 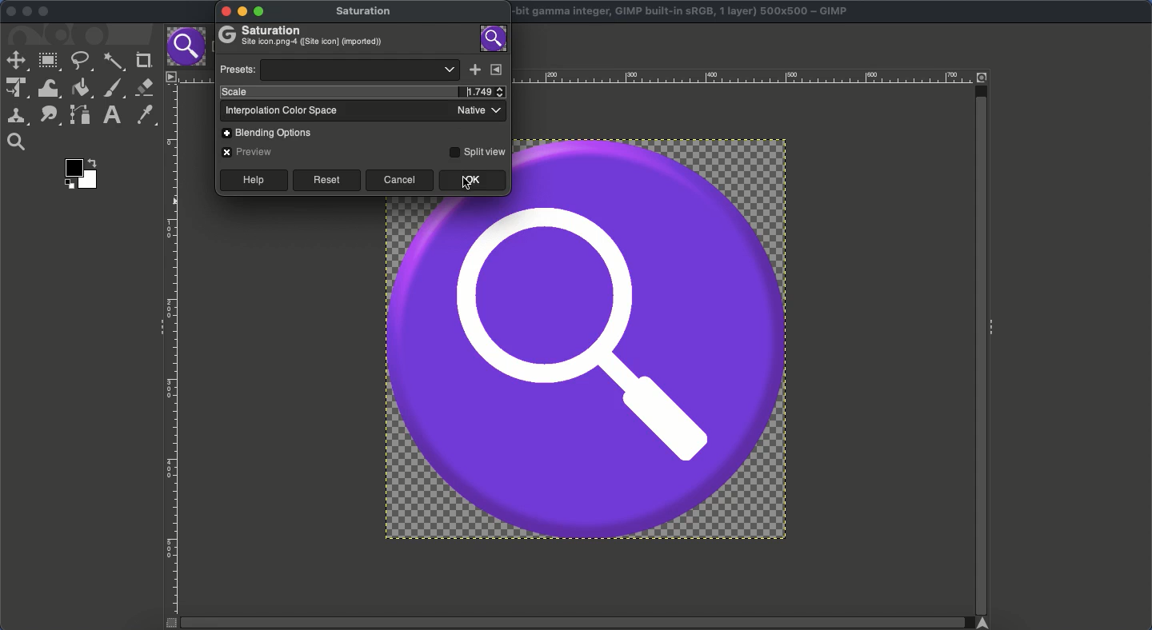 What do you see at coordinates (188, 47) in the screenshot?
I see `tab` at bounding box center [188, 47].